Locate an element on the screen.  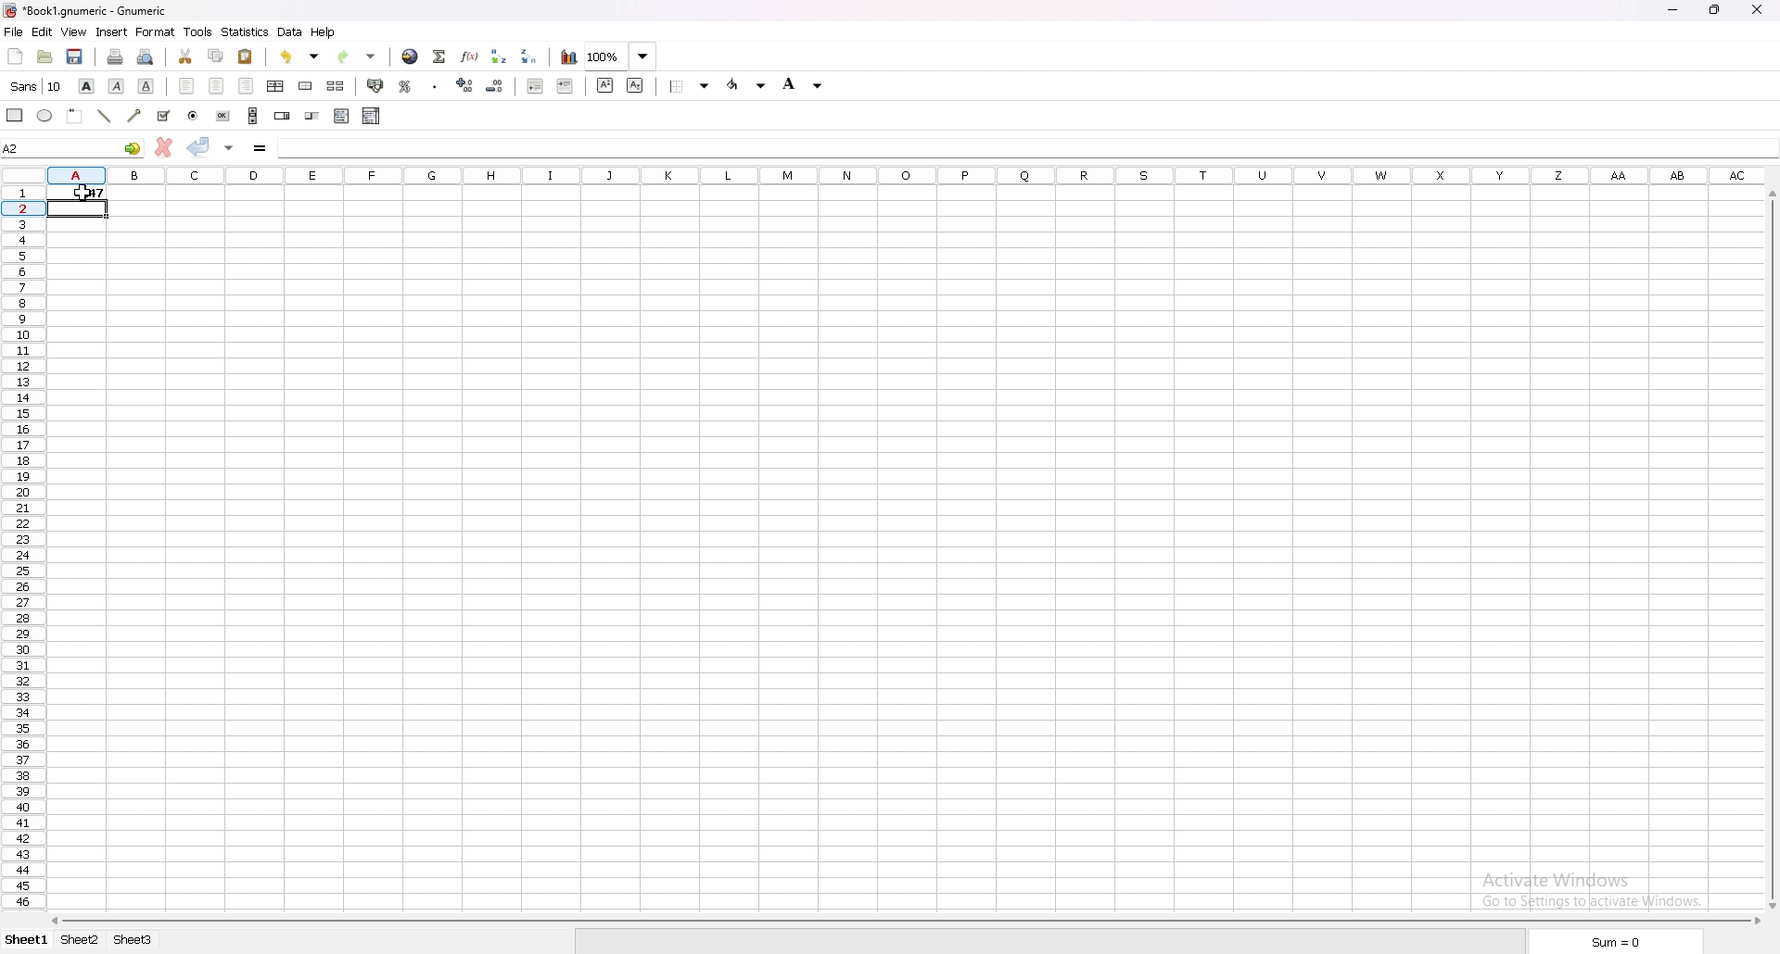
tickbox is located at coordinates (164, 116).